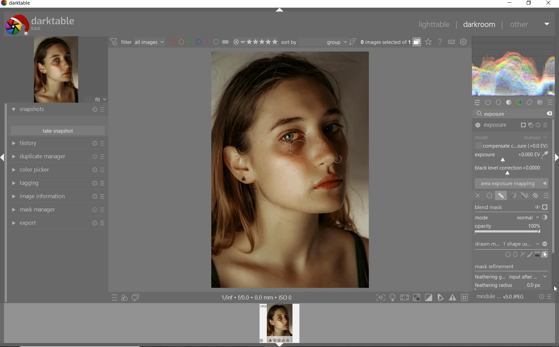  Describe the element at coordinates (305, 152) in the screenshot. I see `DRAWN MASK` at that location.